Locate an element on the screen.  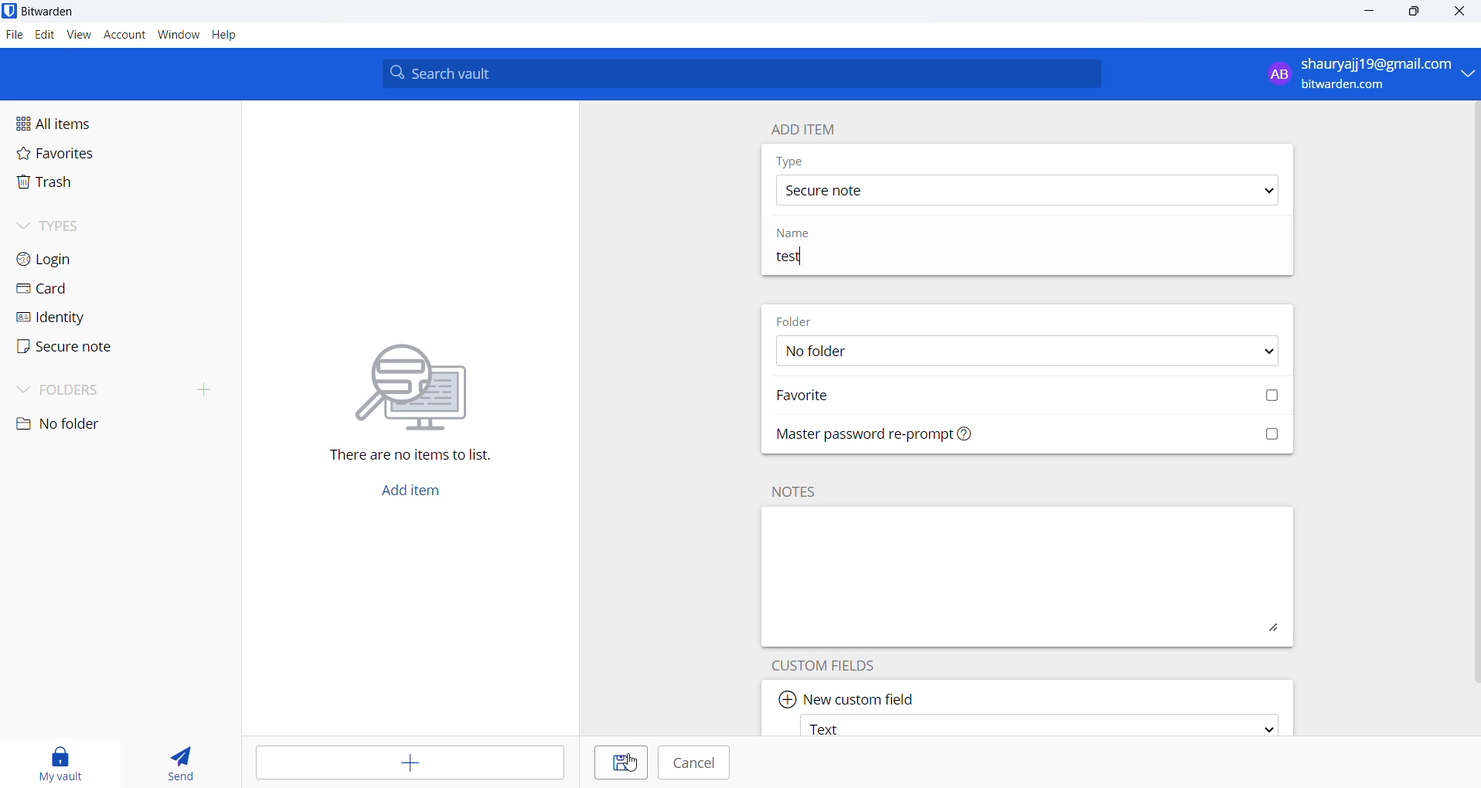
search bar is located at coordinates (741, 73).